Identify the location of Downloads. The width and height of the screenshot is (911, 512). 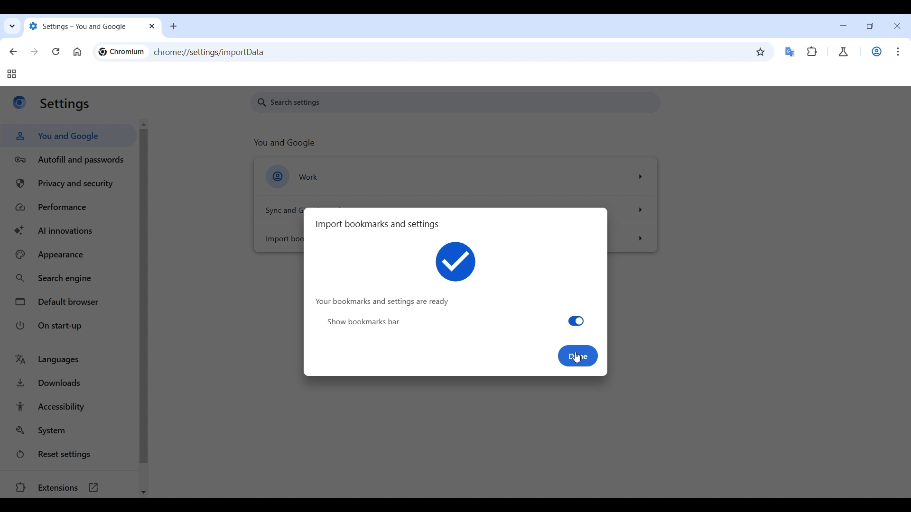
(69, 383).